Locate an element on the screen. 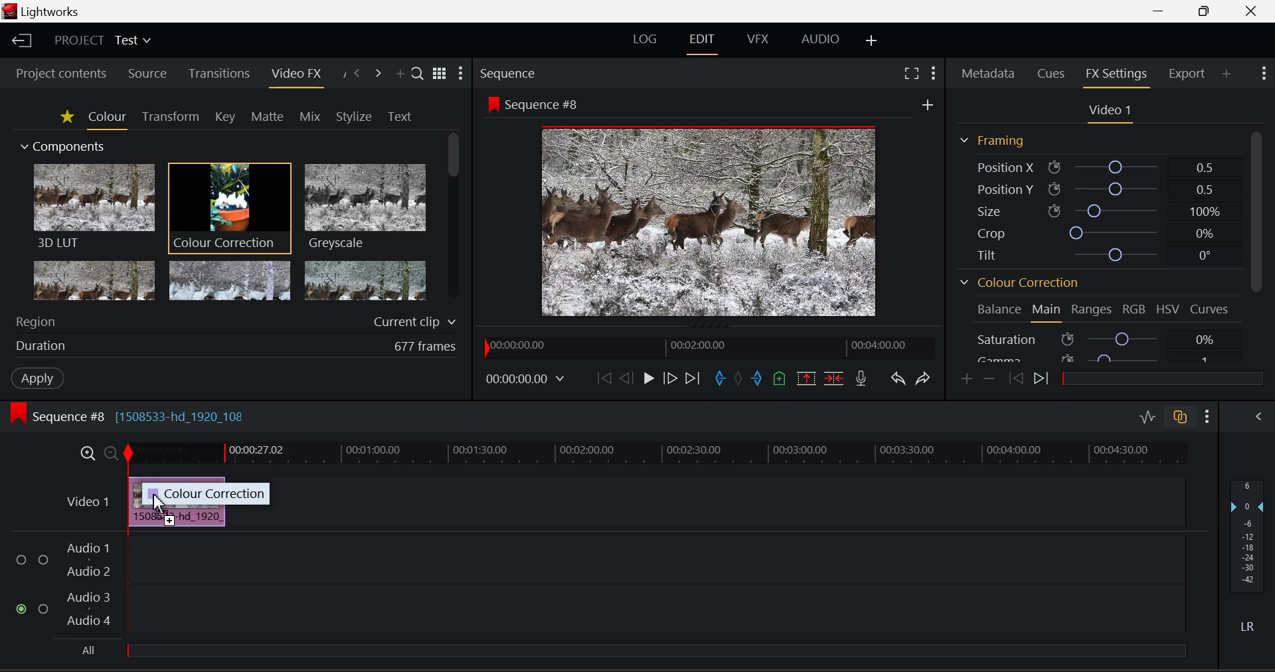  Colour correction is located at coordinates (207, 493).